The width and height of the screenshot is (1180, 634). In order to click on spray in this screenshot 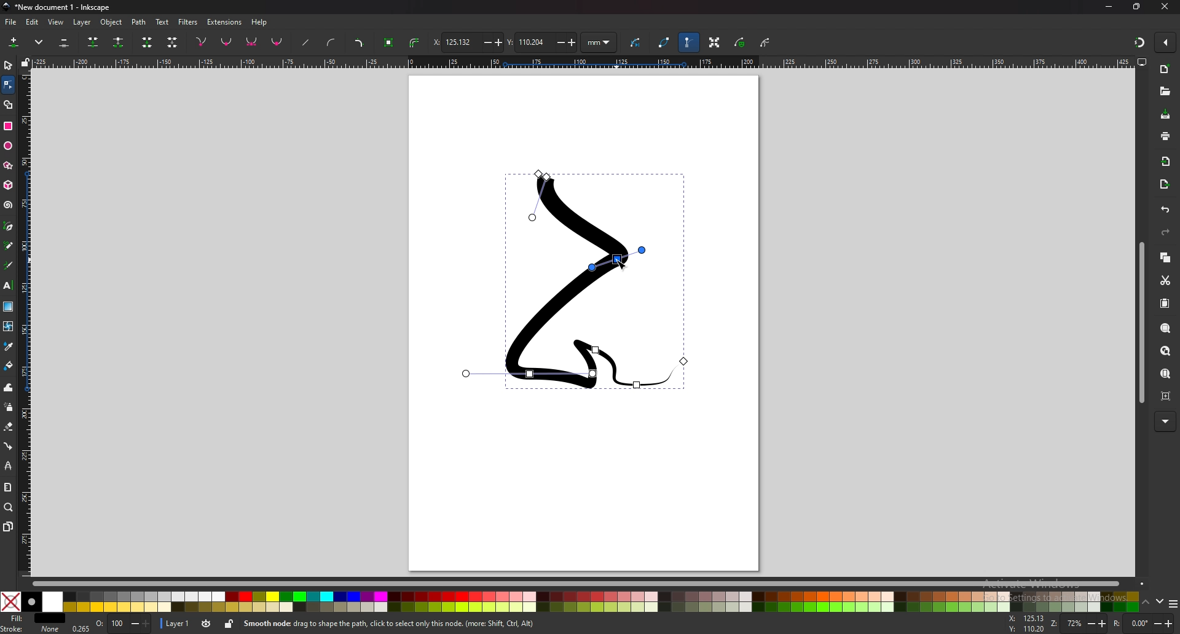, I will do `click(9, 407)`.